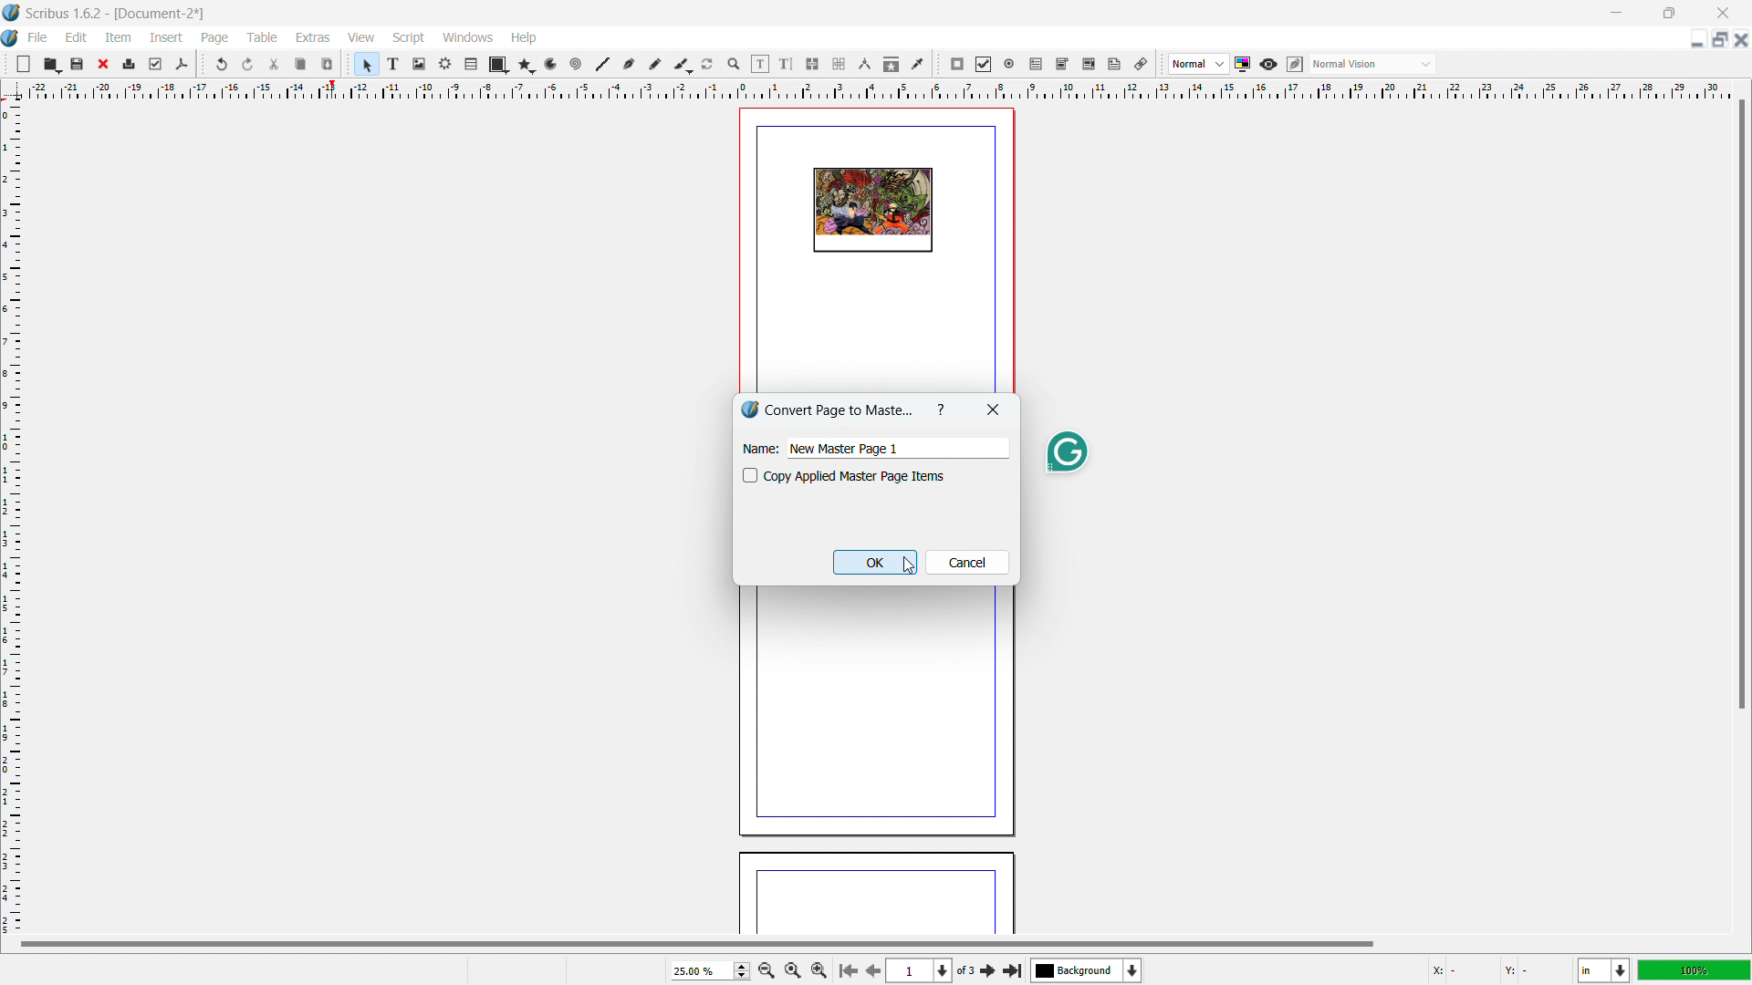 The height and width of the screenshot is (985, 1752). I want to click on select the current layer, so click(1087, 970).